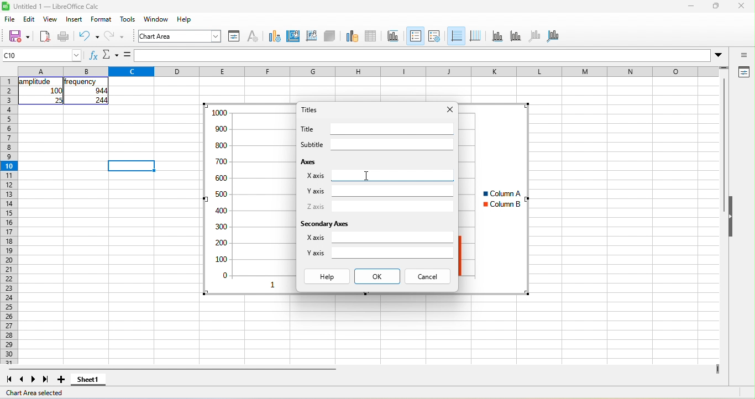 Image resolution: width=755 pixels, height=399 pixels. Describe the element at coordinates (293, 36) in the screenshot. I see `chart area ` at that location.